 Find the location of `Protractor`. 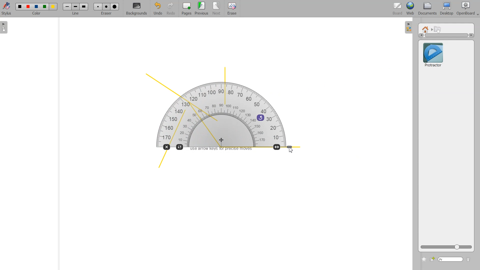

Protractor is located at coordinates (225, 113).